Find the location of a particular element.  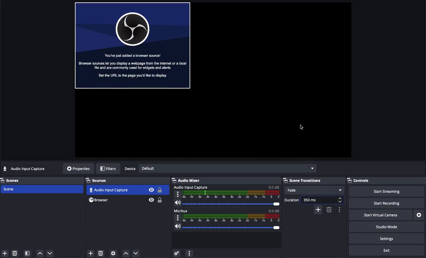

File is located at coordinates (134, 47).